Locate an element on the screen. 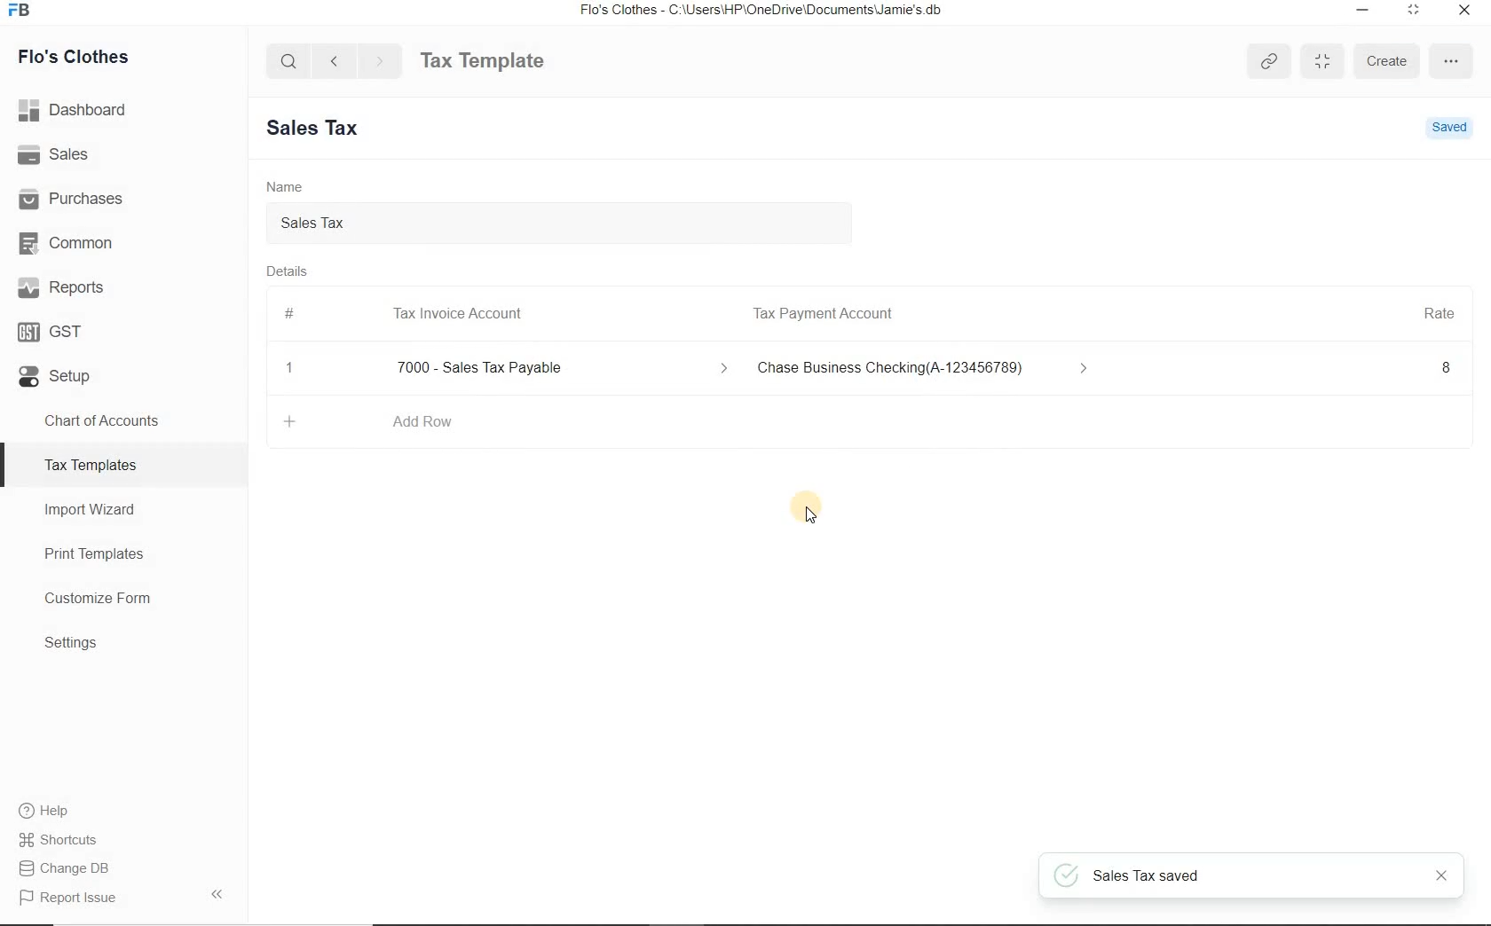 This screenshot has width=1491, height=926. Tax Payment Account is located at coordinates (821, 314).